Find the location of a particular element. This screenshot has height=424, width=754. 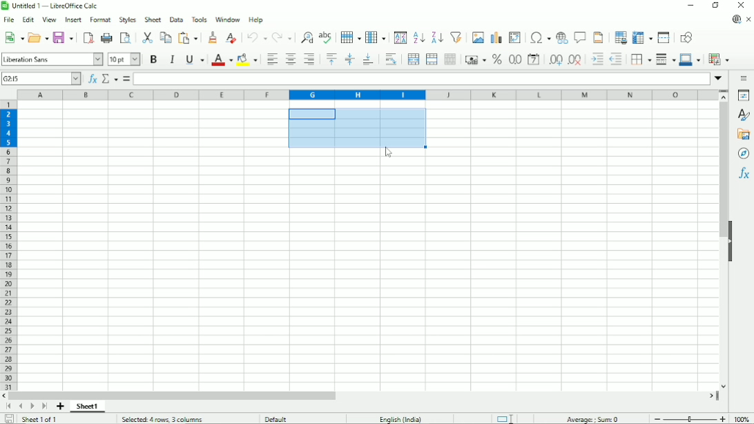

Format as currency is located at coordinates (475, 59).